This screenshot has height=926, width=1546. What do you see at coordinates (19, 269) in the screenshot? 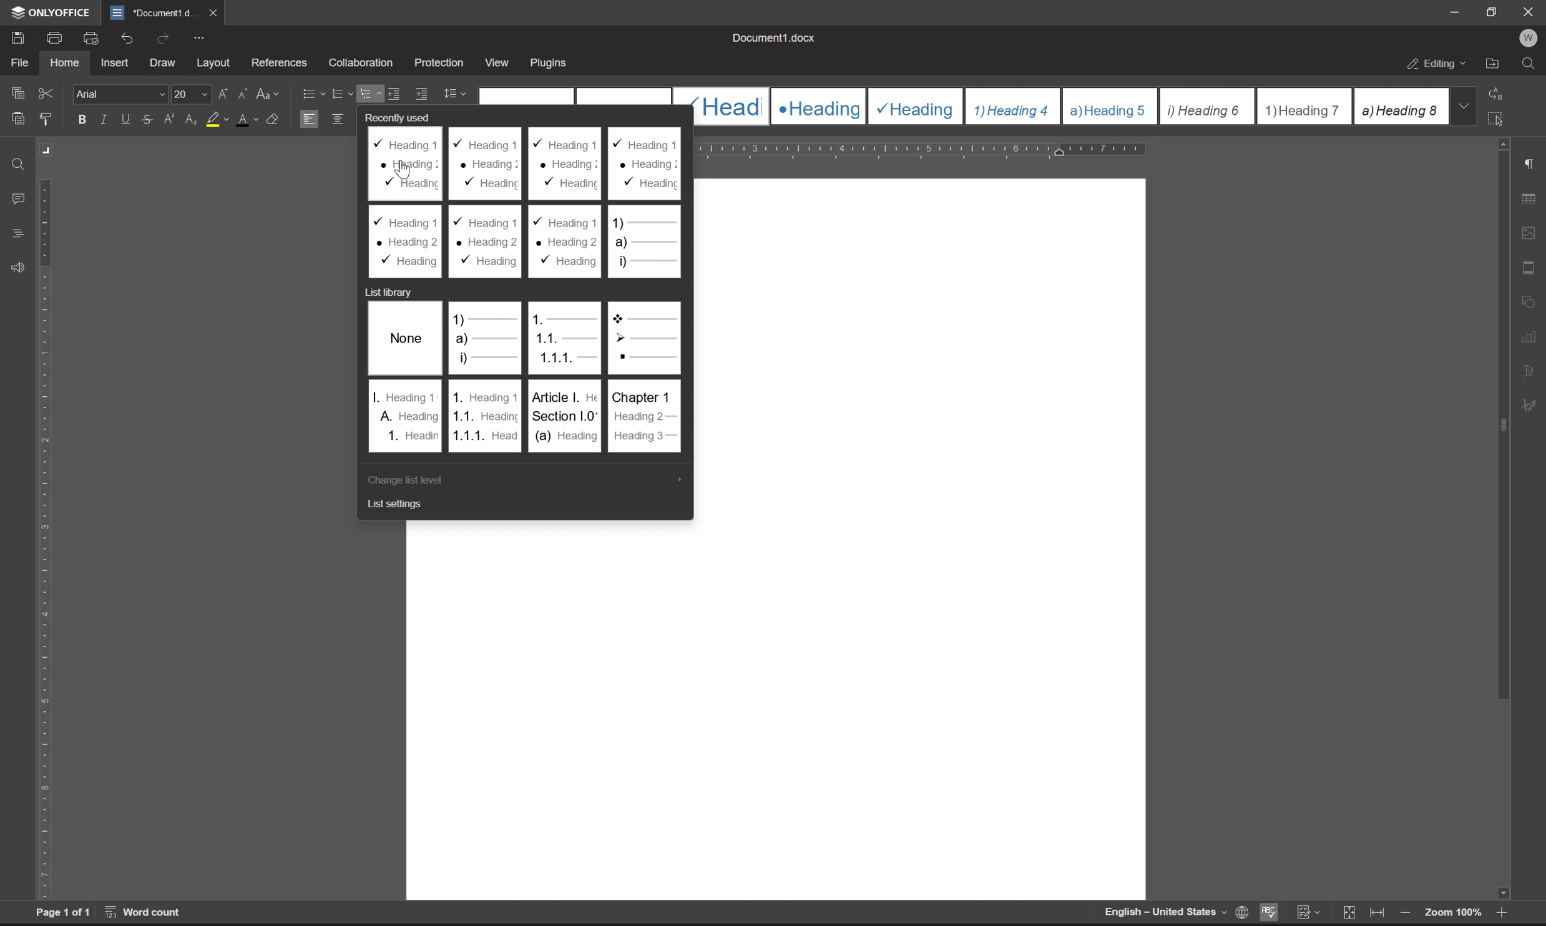
I see `feedback & support` at bounding box center [19, 269].